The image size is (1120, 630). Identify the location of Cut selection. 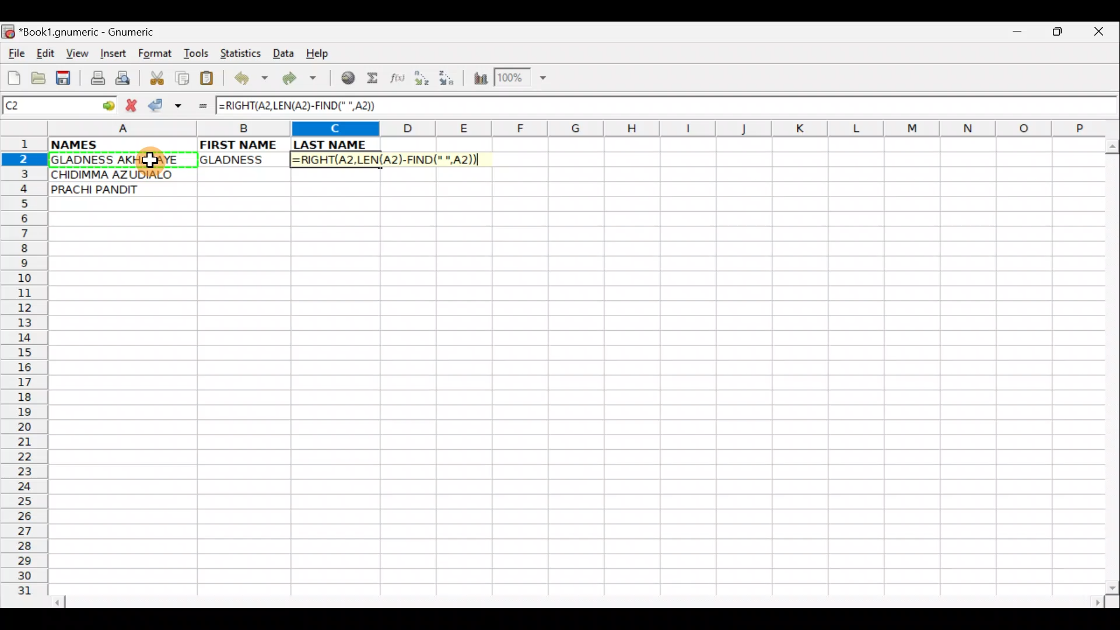
(156, 76).